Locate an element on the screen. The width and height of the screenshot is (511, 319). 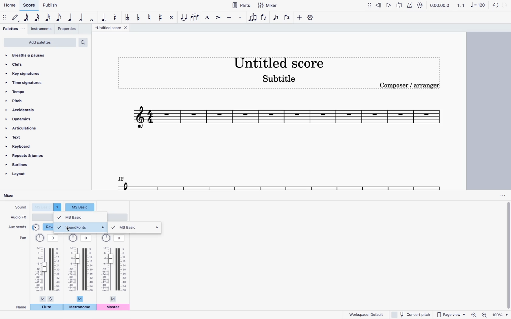
pan is located at coordinates (81, 267).